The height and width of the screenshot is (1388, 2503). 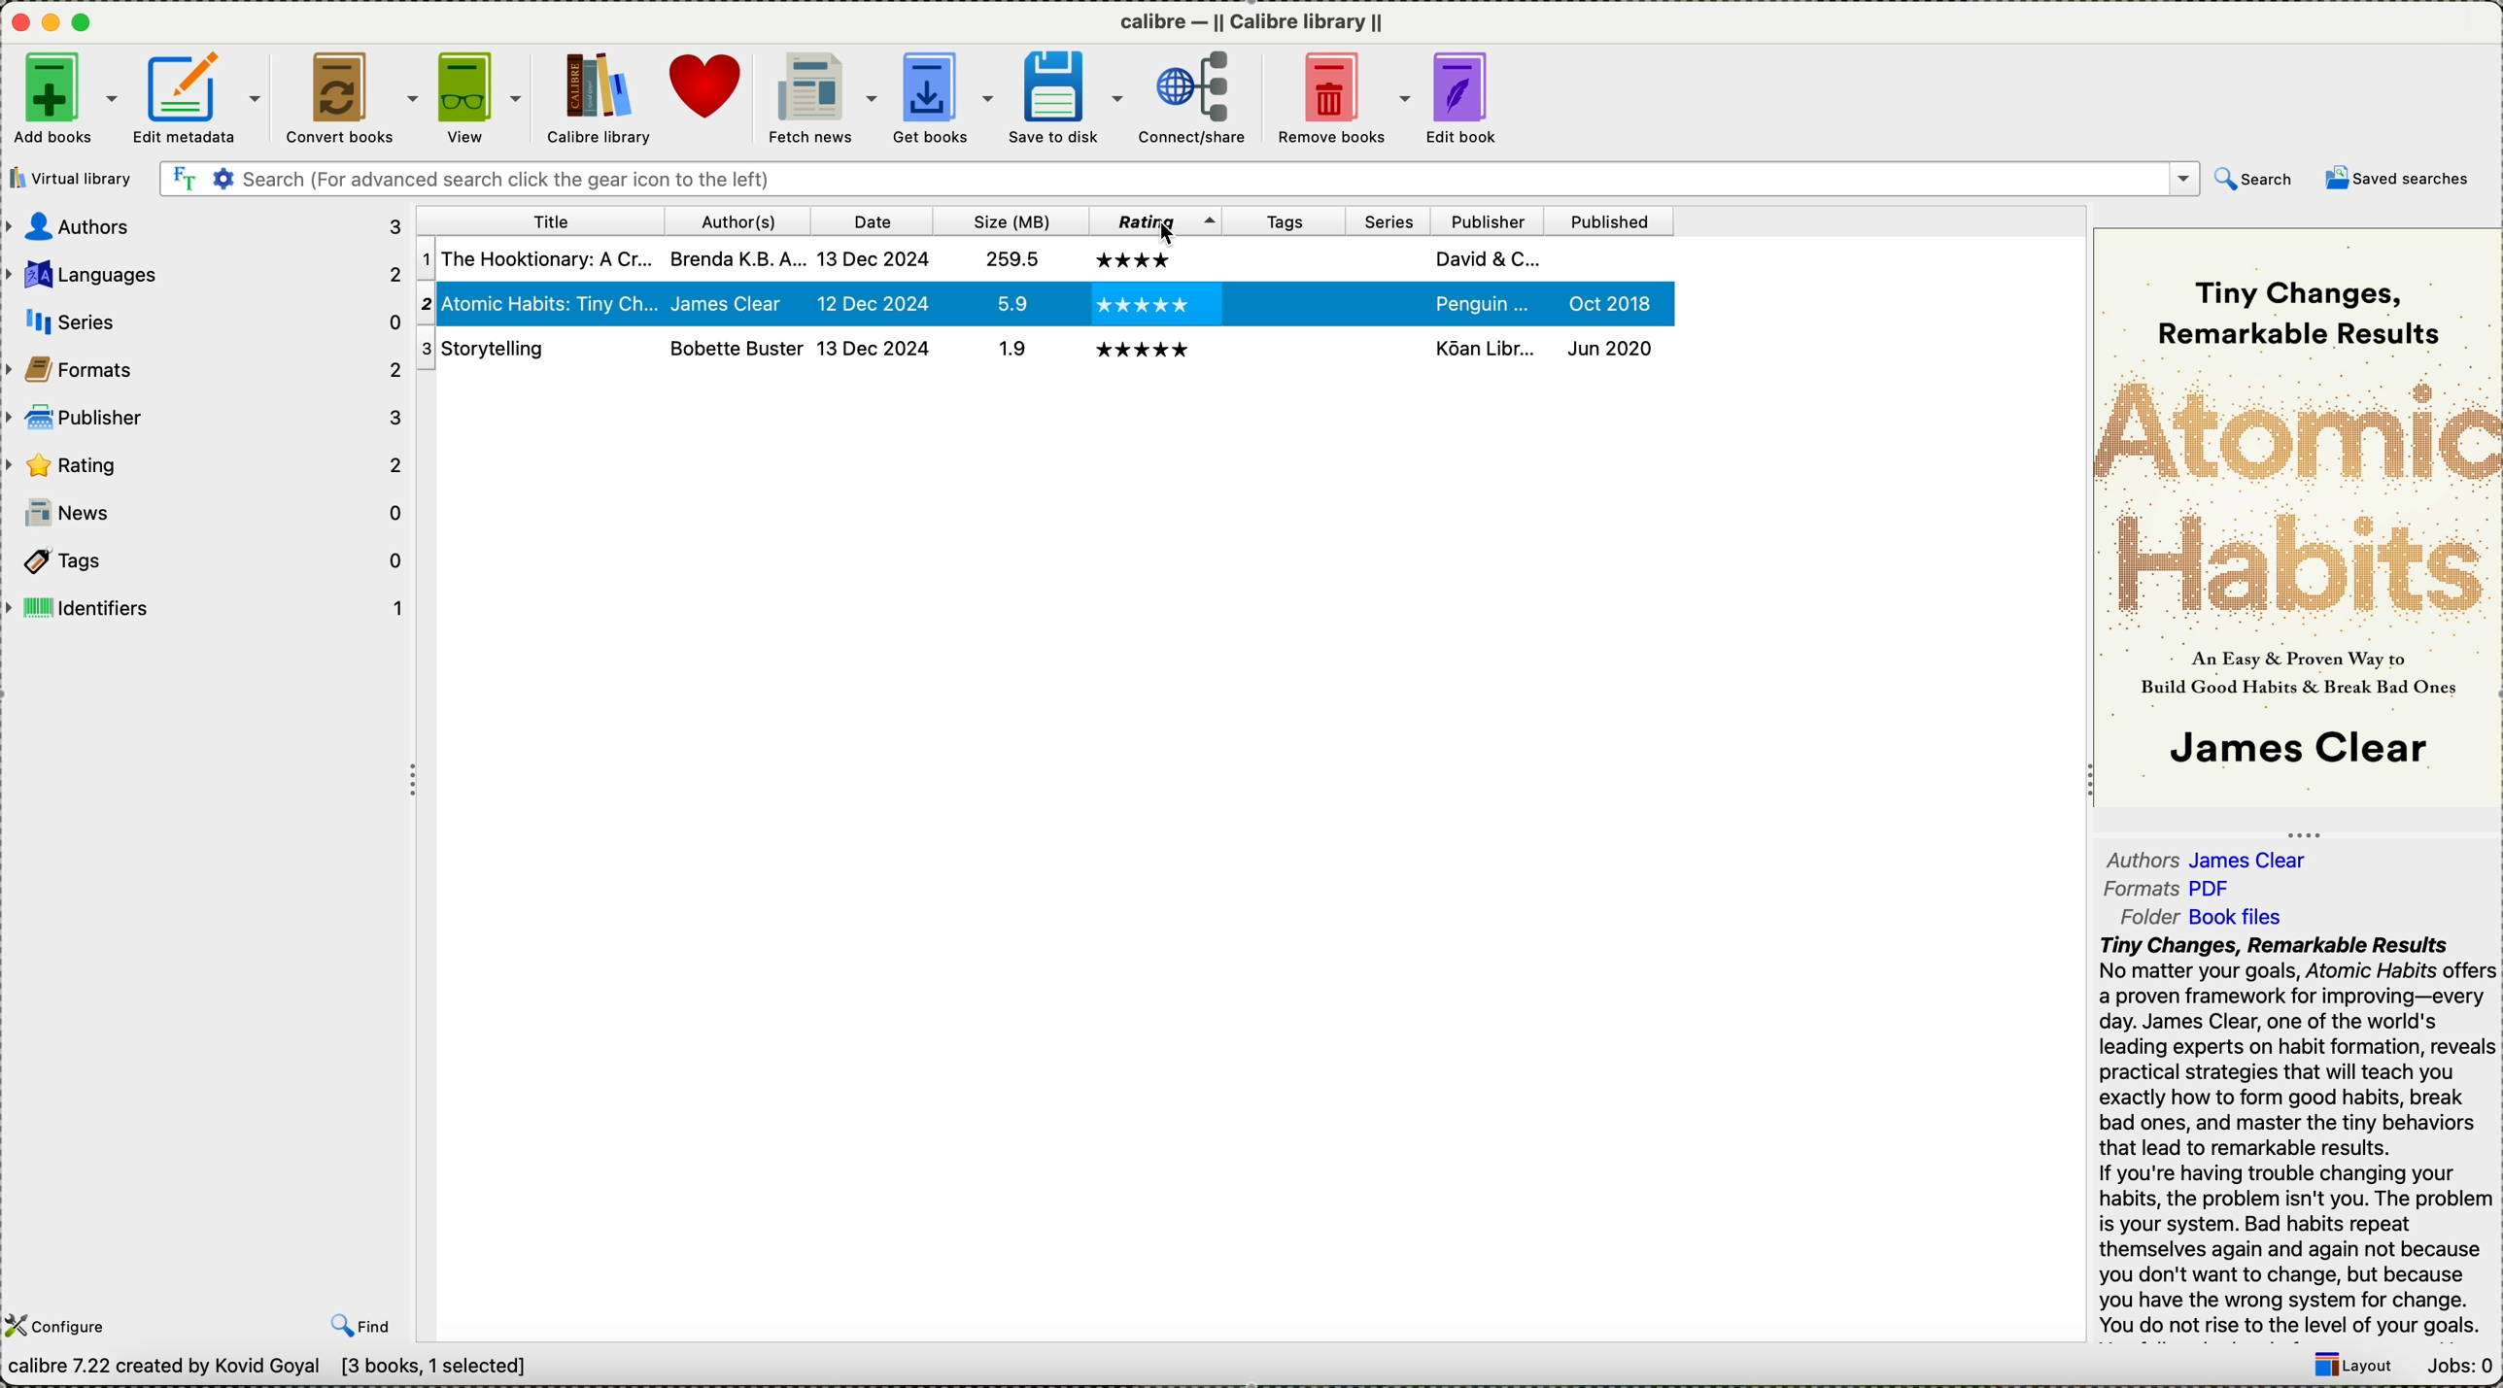 I want to click on fetch news, so click(x=818, y=97).